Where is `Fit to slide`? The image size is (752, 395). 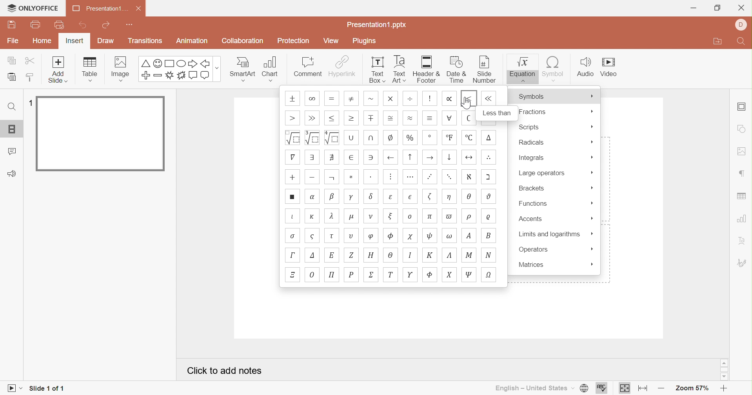
Fit to slide is located at coordinates (625, 388).